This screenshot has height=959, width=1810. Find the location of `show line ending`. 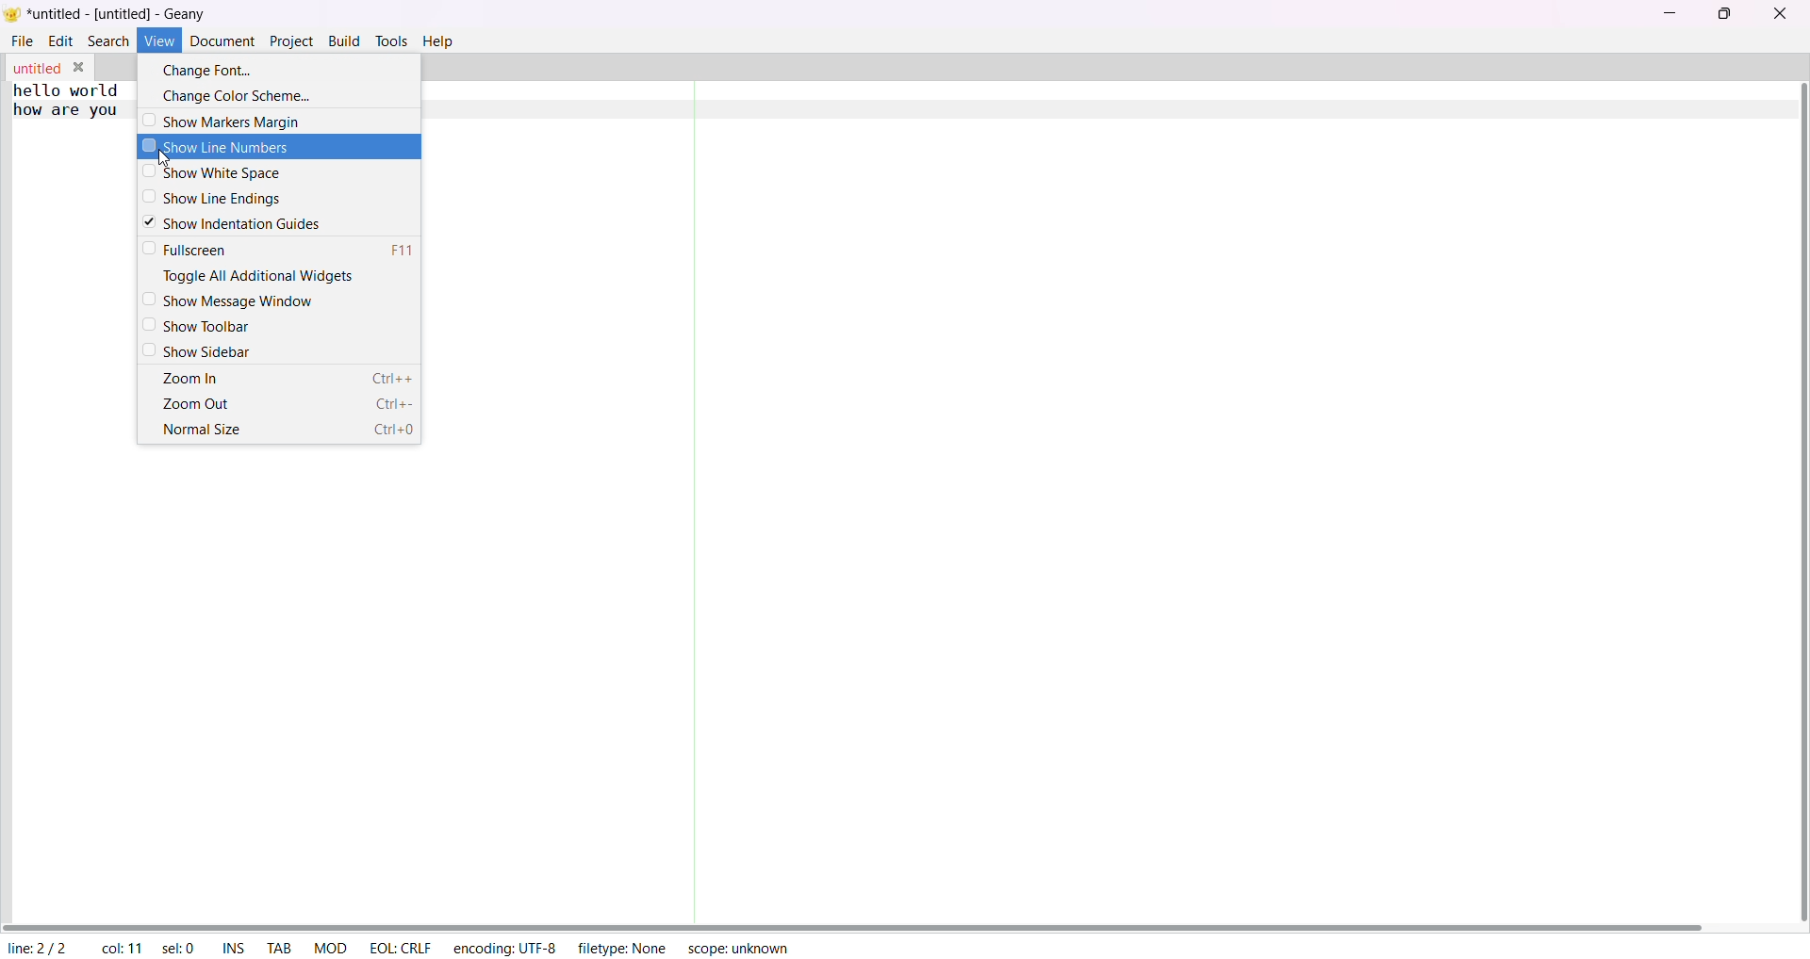

show line ending is located at coordinates (216, 200).